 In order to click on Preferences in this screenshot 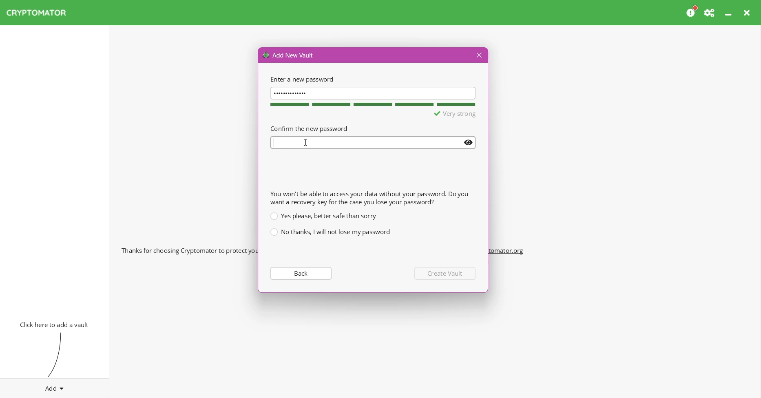, I will do `click(710, 13)`.